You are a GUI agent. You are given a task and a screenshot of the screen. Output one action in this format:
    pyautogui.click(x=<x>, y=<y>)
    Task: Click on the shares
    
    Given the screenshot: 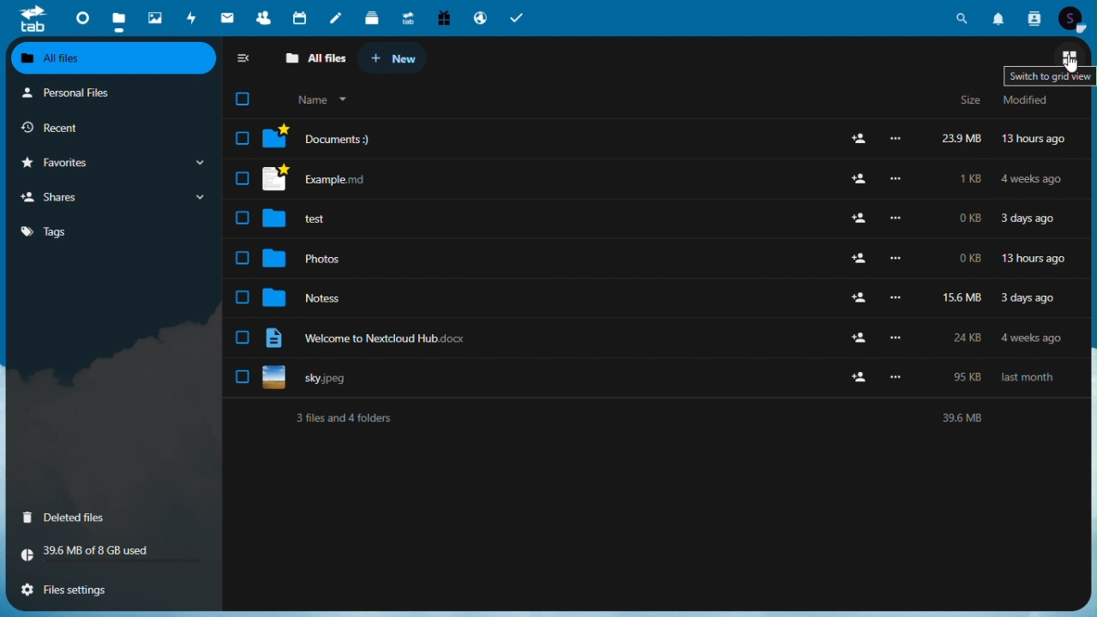 What is the action you would take?
    pyautogui.click(x=111, y=196)
    